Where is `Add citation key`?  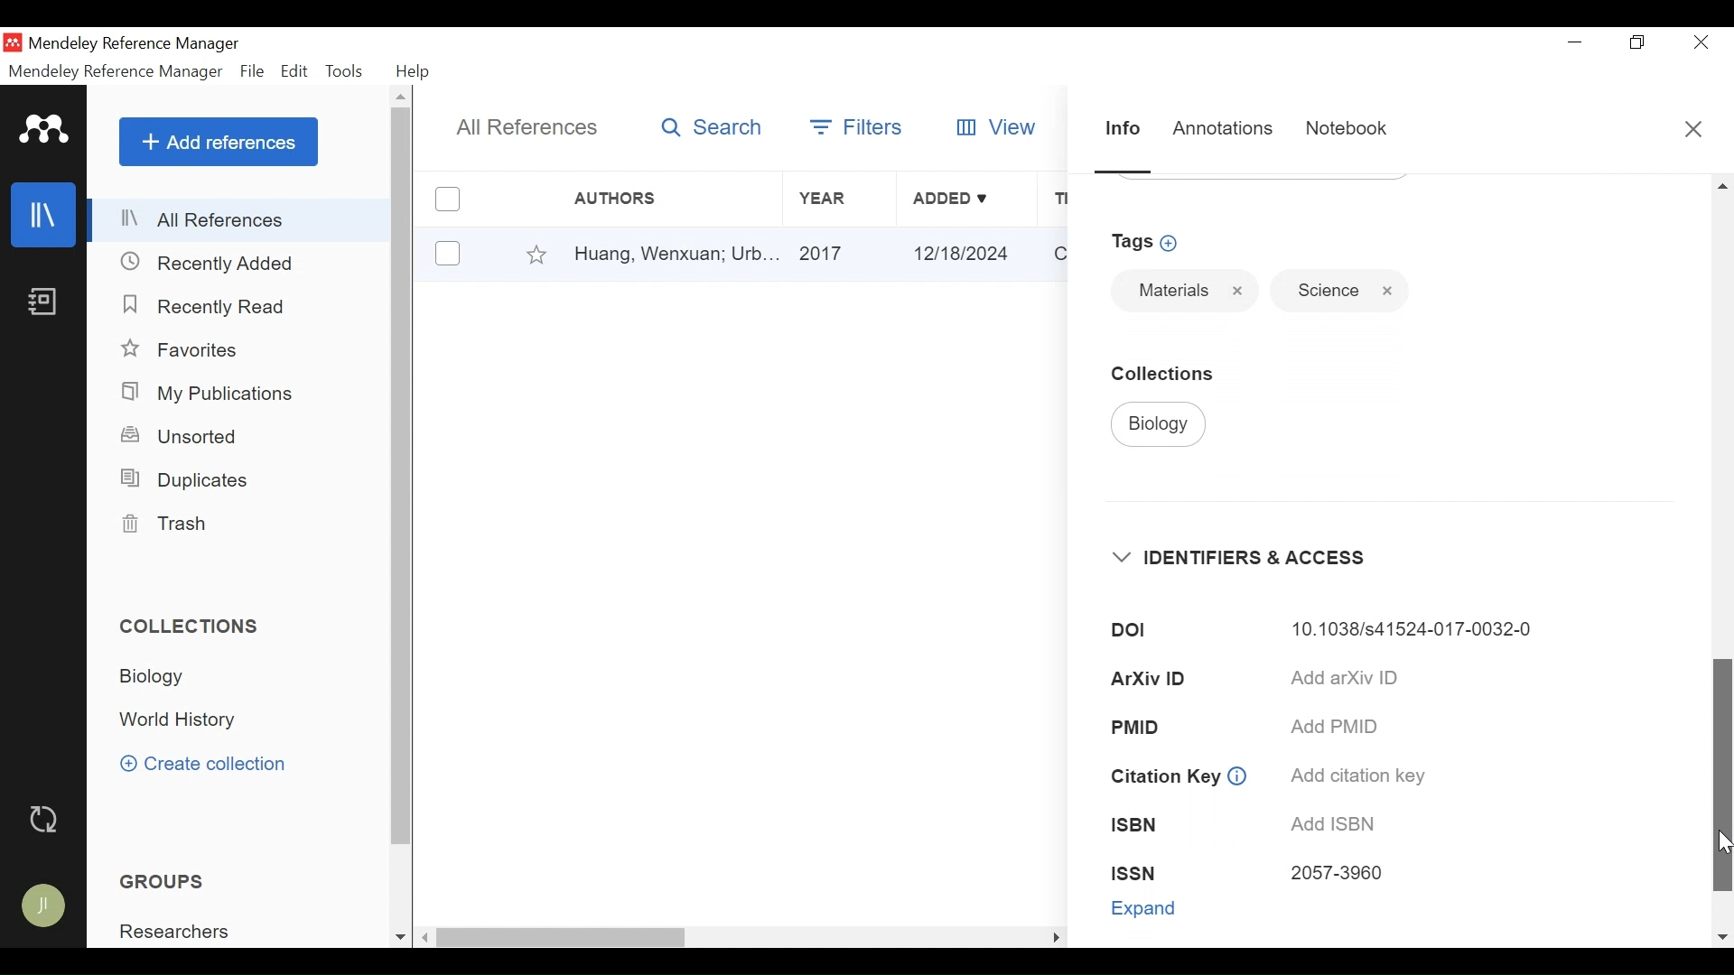 Add citation key is located at coordinates (1359, 775).